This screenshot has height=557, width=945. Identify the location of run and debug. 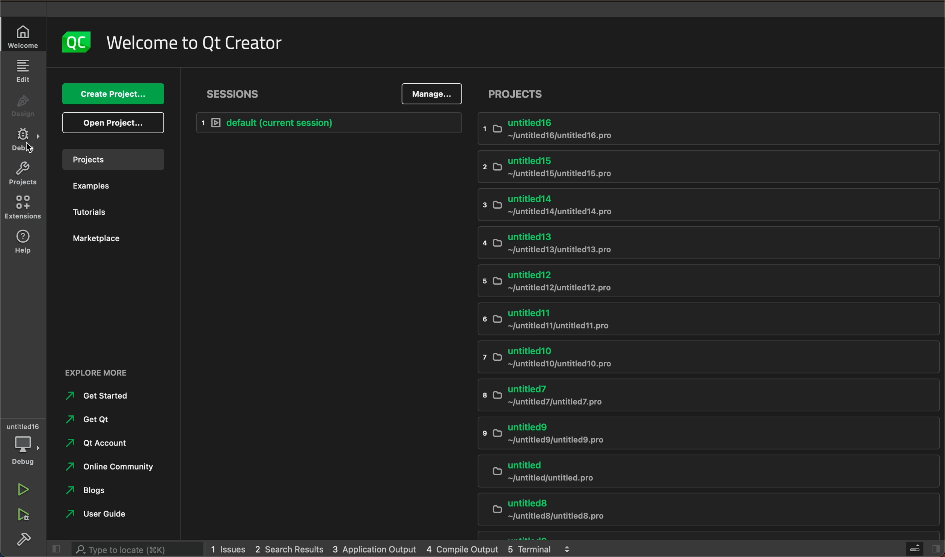
(23, 516).